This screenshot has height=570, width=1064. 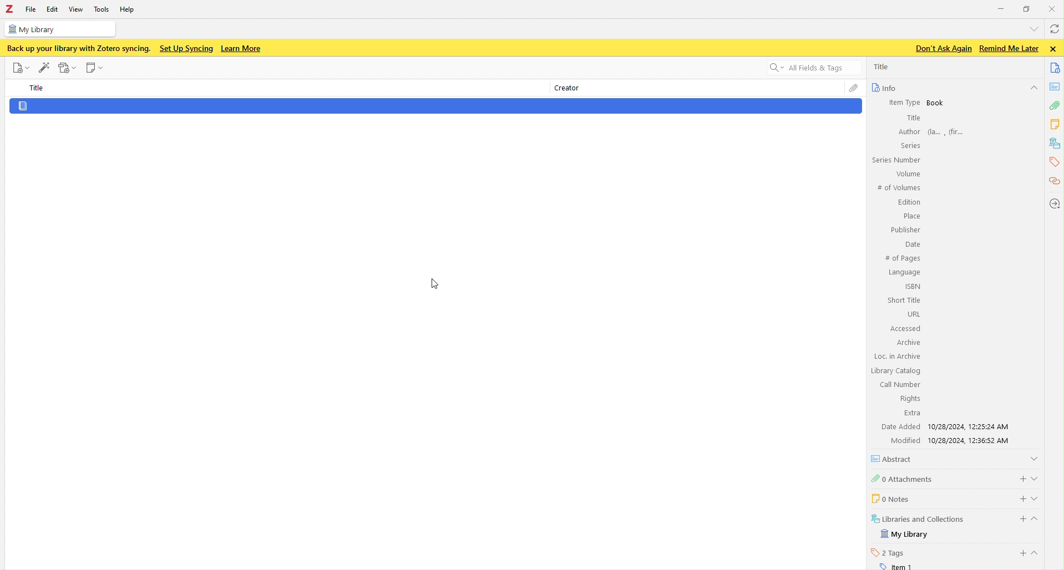 I want to click on Close, so click(x=1053, y=8).